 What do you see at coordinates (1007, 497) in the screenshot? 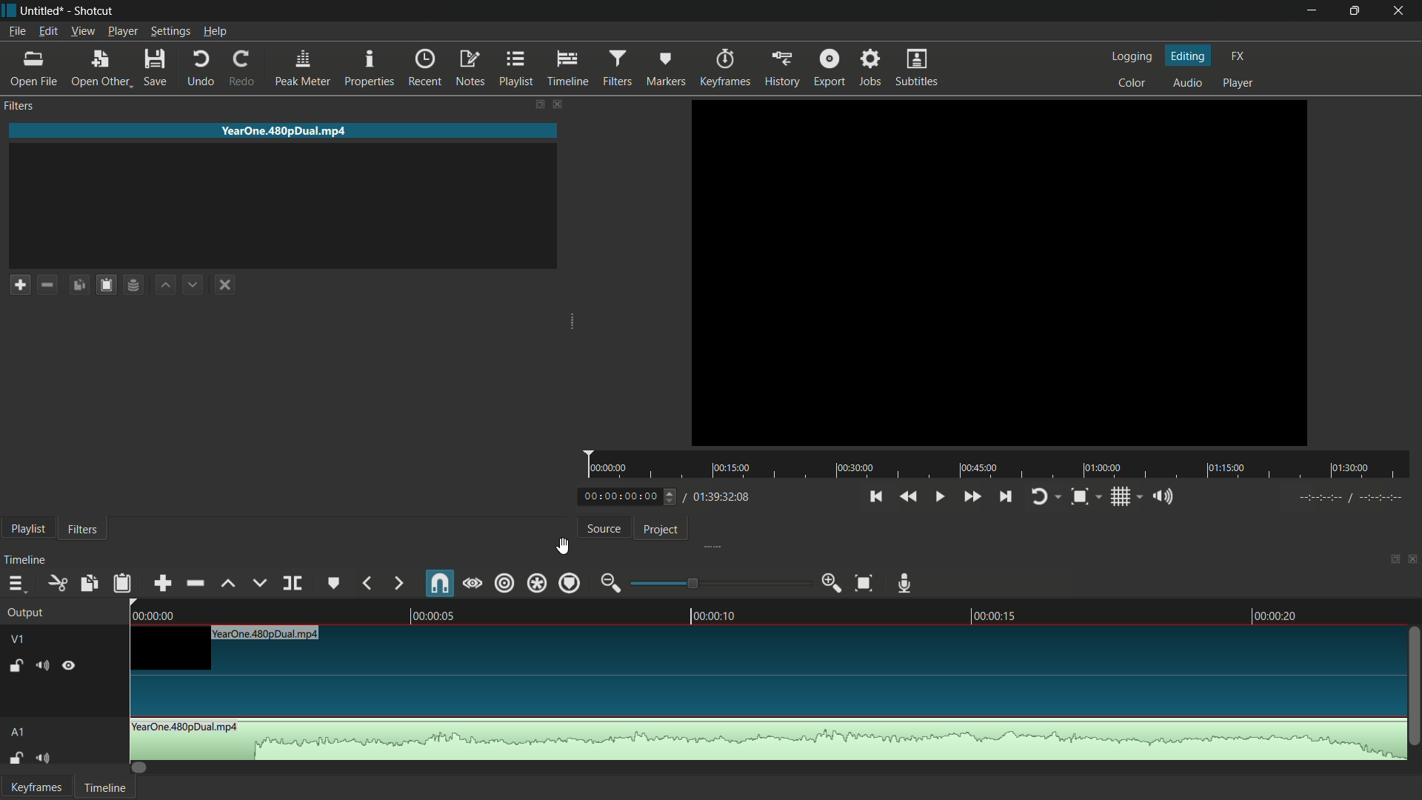
I see `skip to the next point` at bounding box center [1007, 497].